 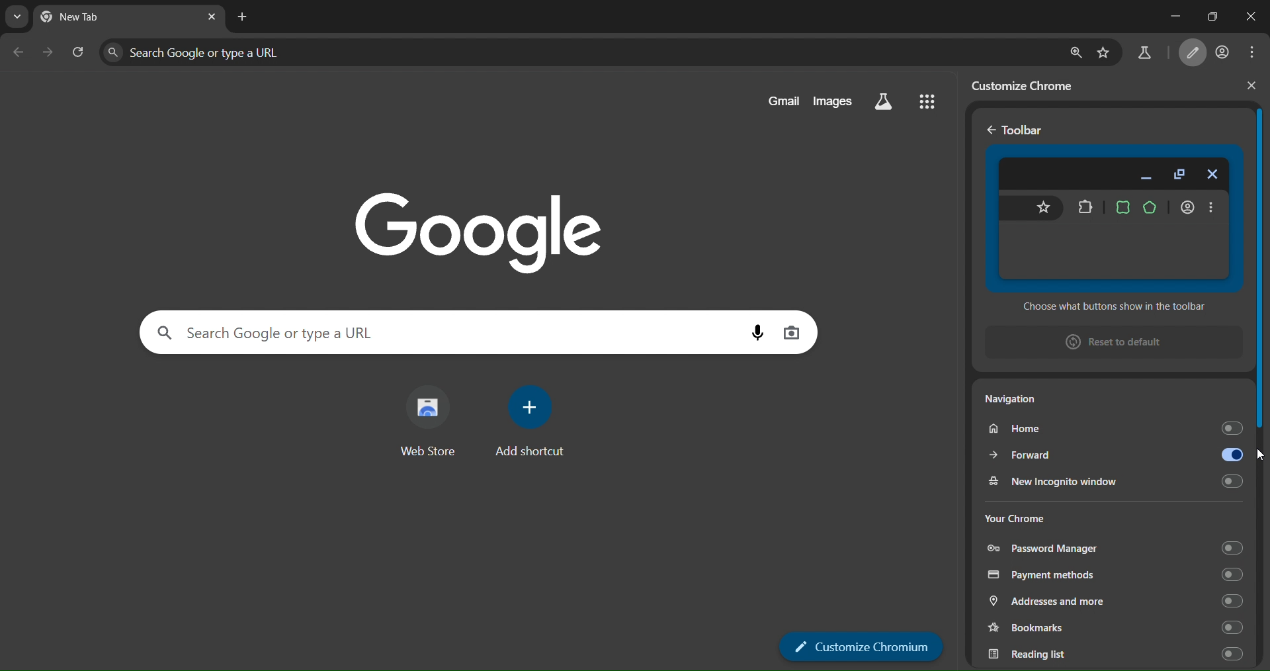 What do you see at coordinates (927, 103) in the screenshot?
I see `menu` at bounding box center [927, 103].